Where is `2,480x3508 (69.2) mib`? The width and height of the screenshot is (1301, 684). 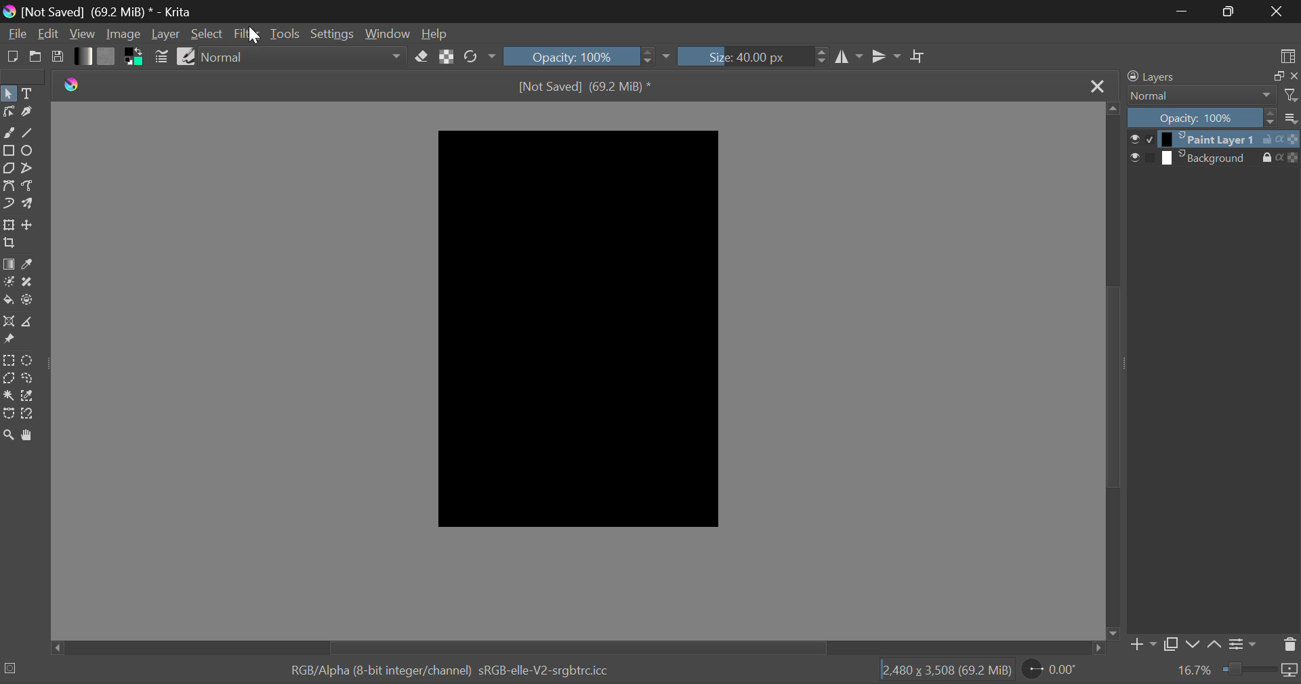
2,480x3508 (69.2) mib is located at coordinates (942, 672).